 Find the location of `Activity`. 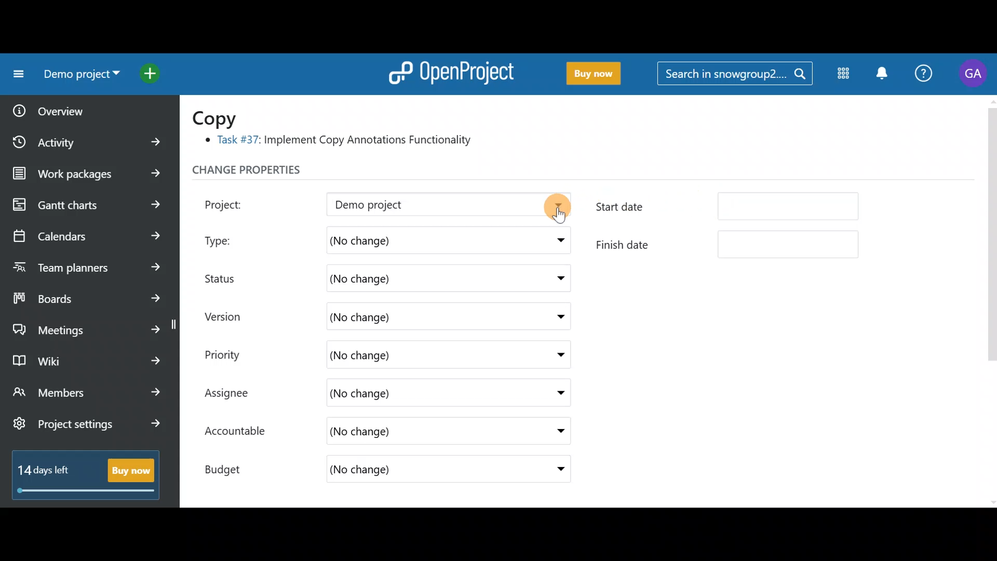

Activity is located at coordinates (90, 139).